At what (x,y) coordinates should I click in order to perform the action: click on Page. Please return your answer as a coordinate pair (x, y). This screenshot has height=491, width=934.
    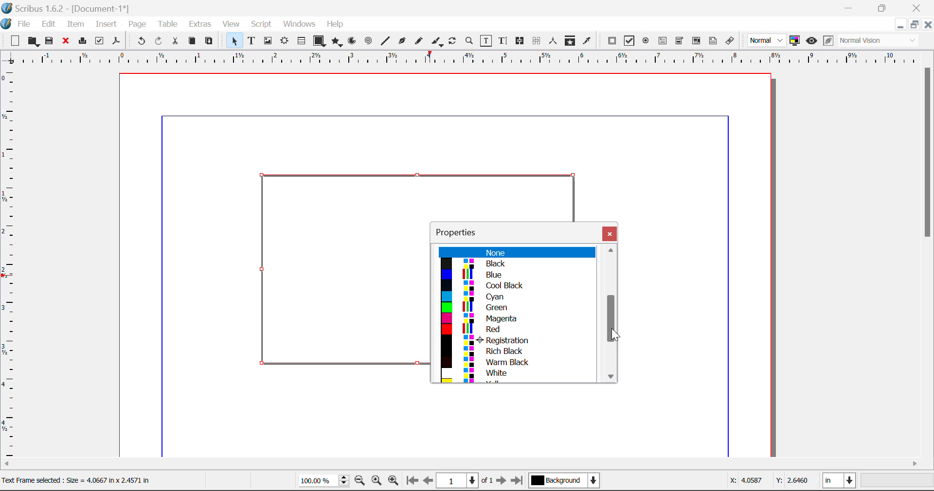
    Looking at the image, I should click on (137, 24).